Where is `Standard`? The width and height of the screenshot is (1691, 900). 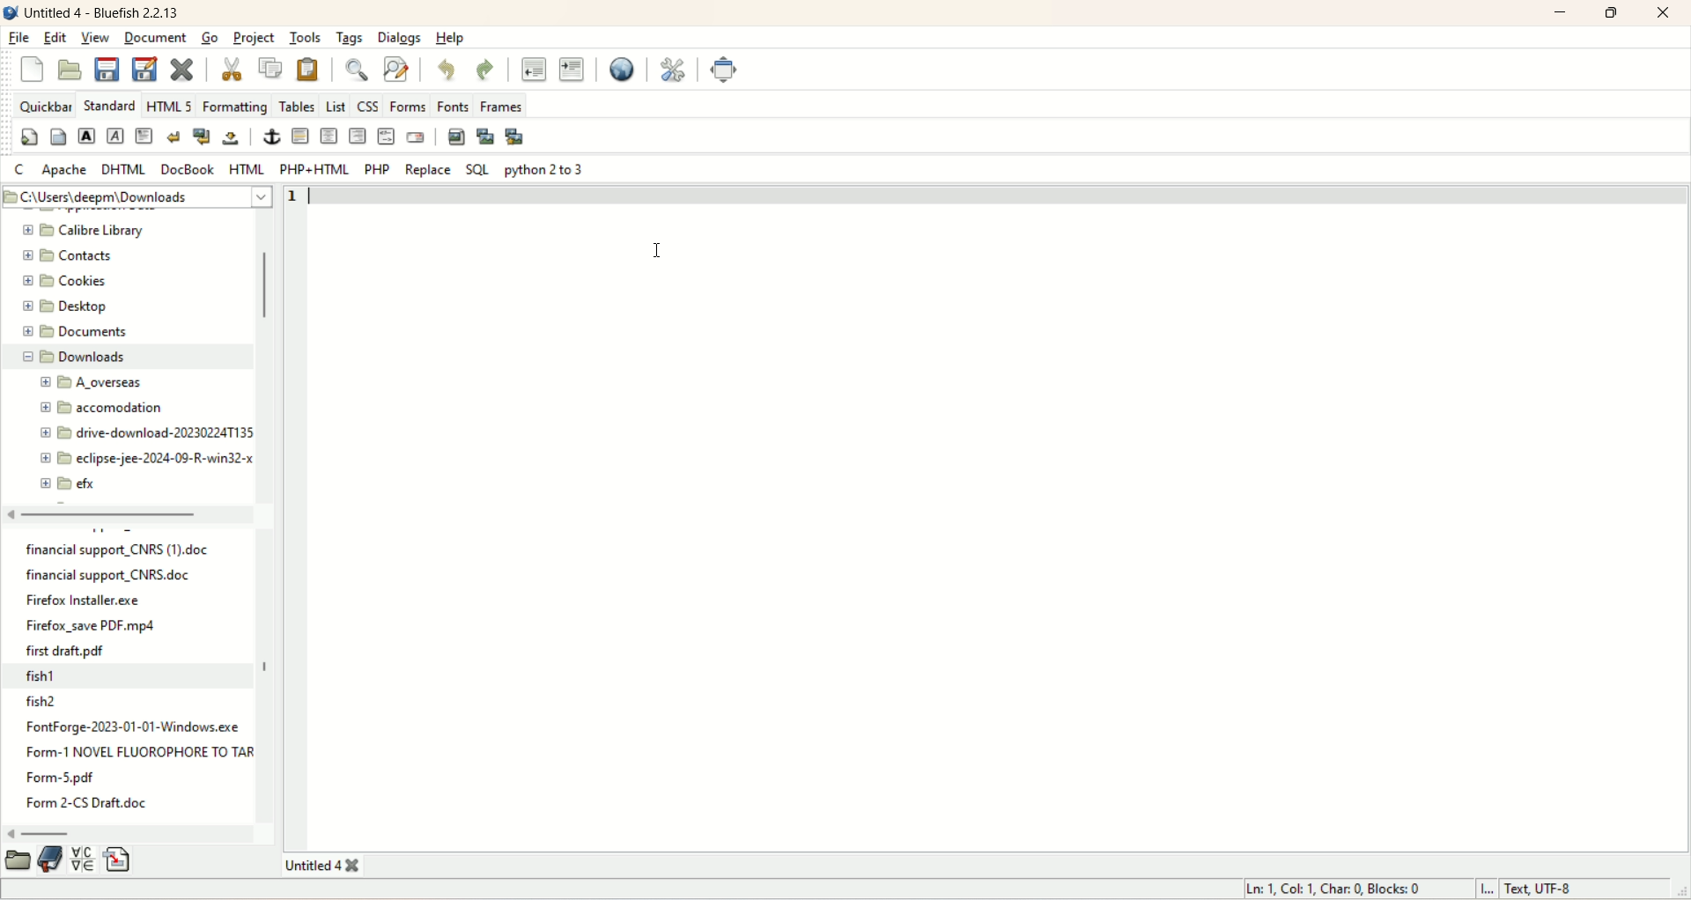 Standard is located at coordinates (108, 104).